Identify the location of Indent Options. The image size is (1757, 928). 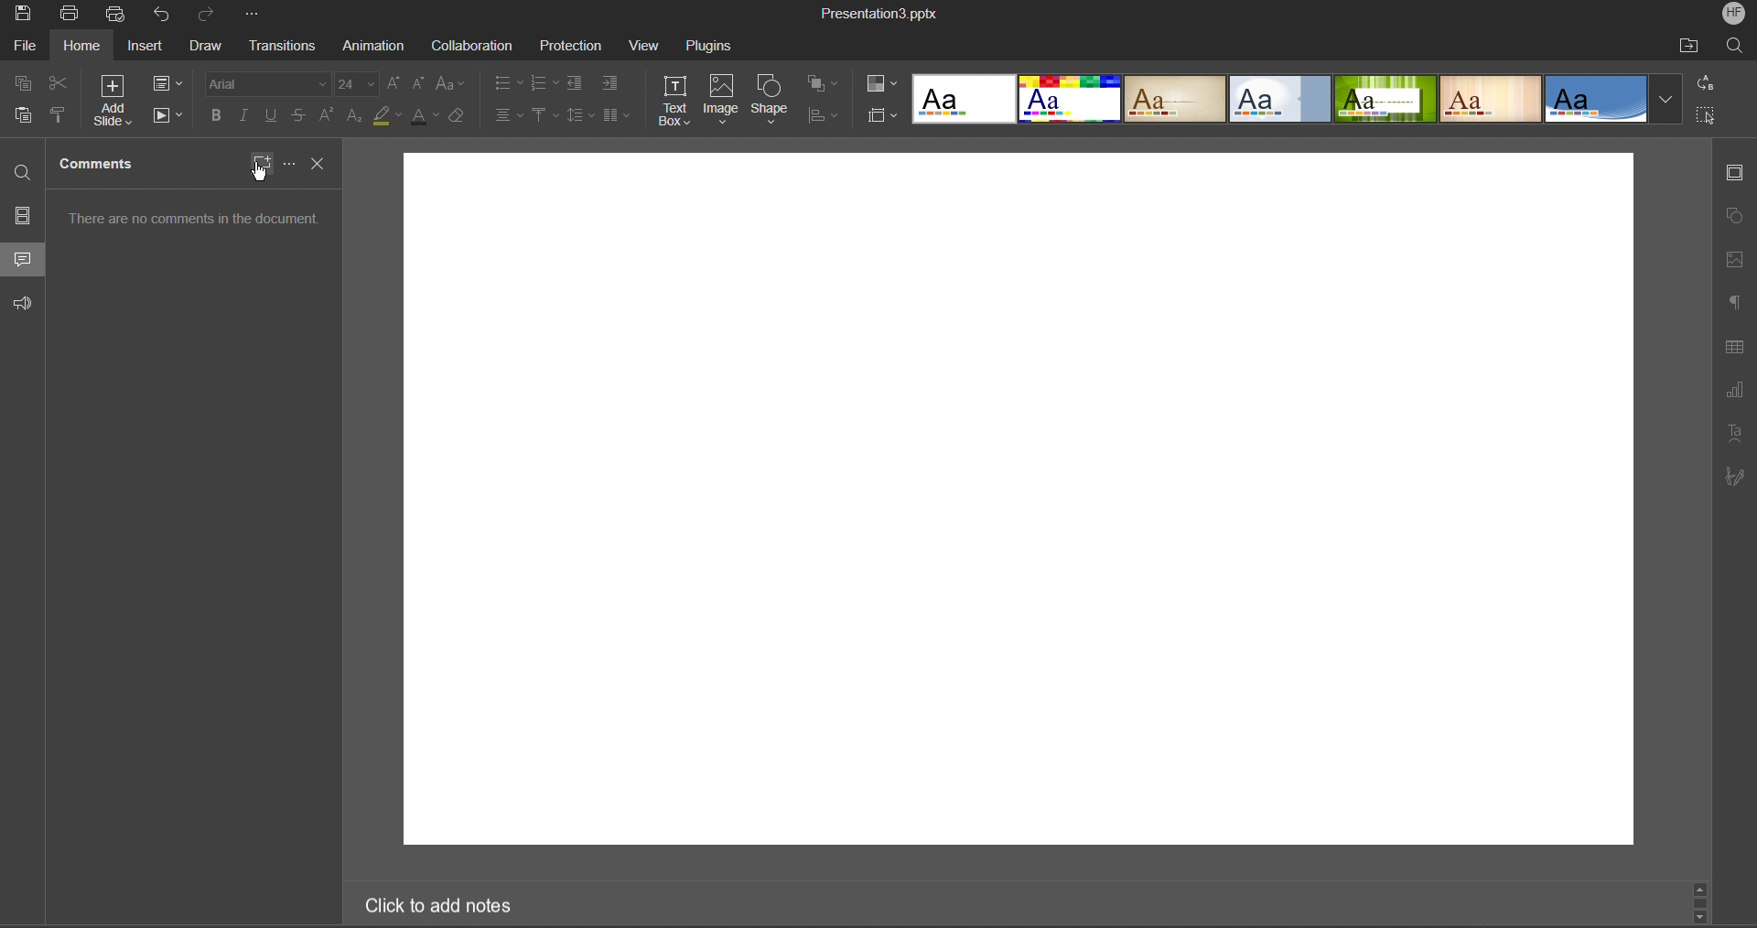
(609, 84).